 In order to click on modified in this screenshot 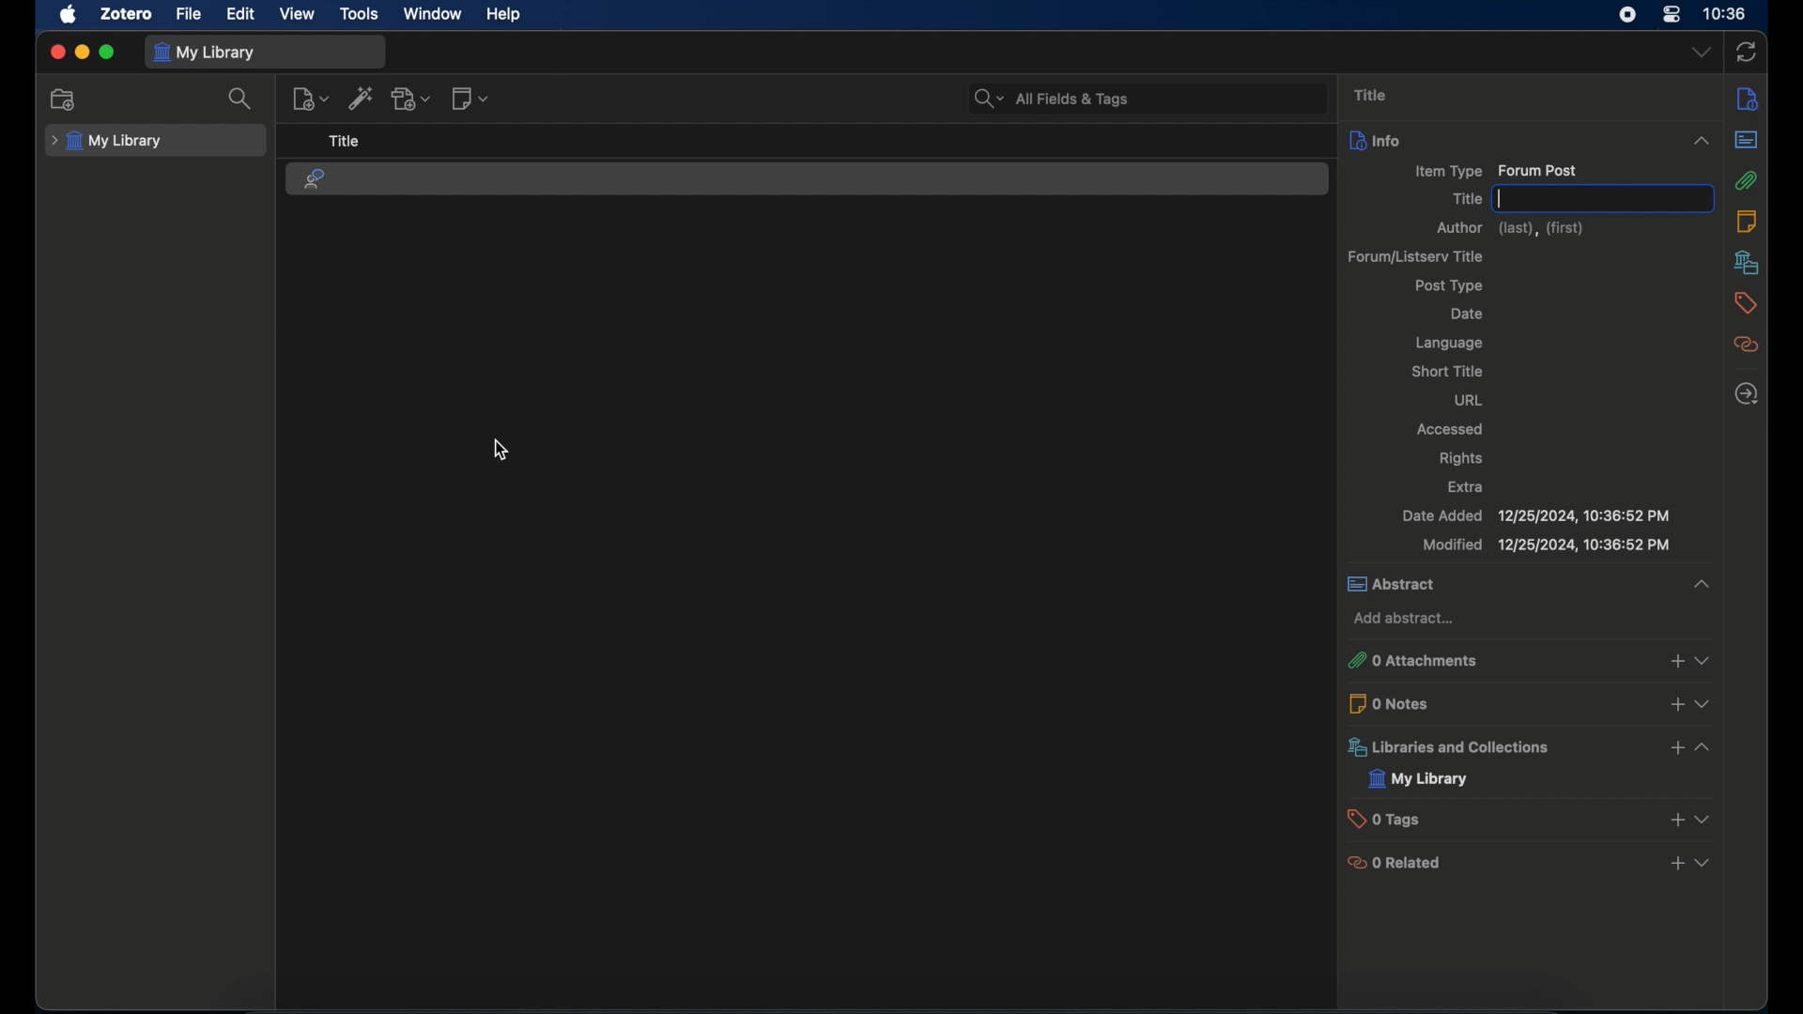, I will do `click(1545, 545)`.